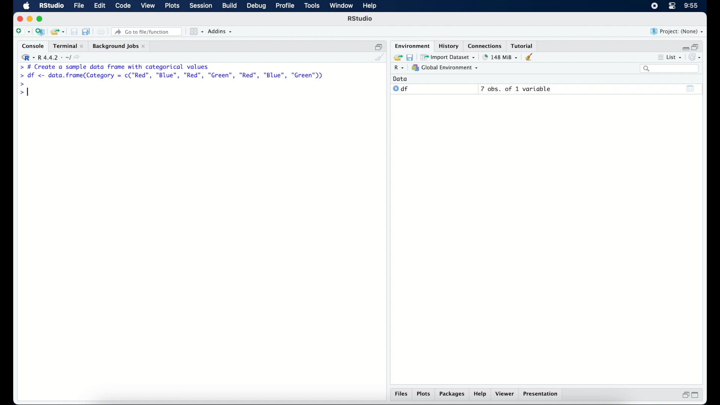 Image resolution: width=720 pixels, height=405 pixels. I want to click on > df <- data.frame(Category = c("Red”, "Blue", "Red", "Green", "Red", "Blue", "Green"))|, so click(172, 76).